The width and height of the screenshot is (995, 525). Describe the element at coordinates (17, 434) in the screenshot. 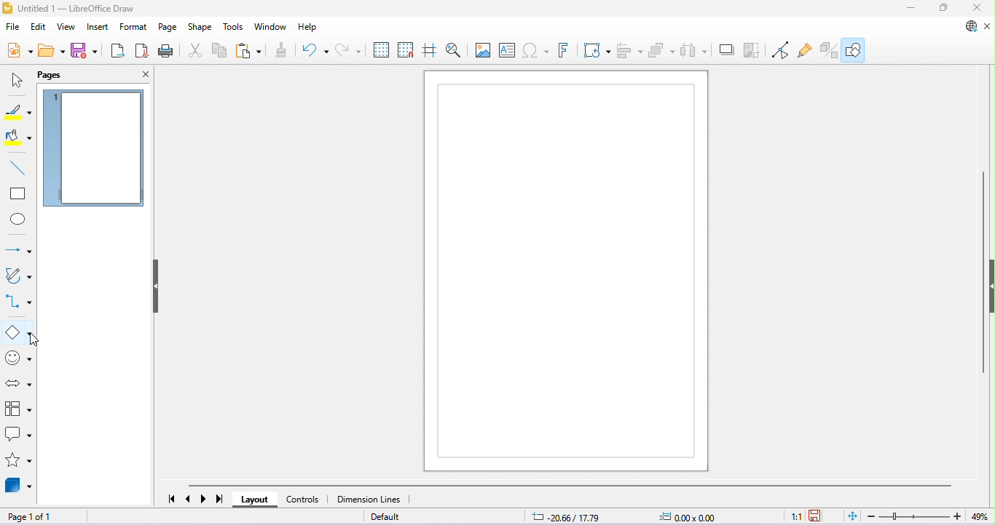

I see `callout shapes` at that location.